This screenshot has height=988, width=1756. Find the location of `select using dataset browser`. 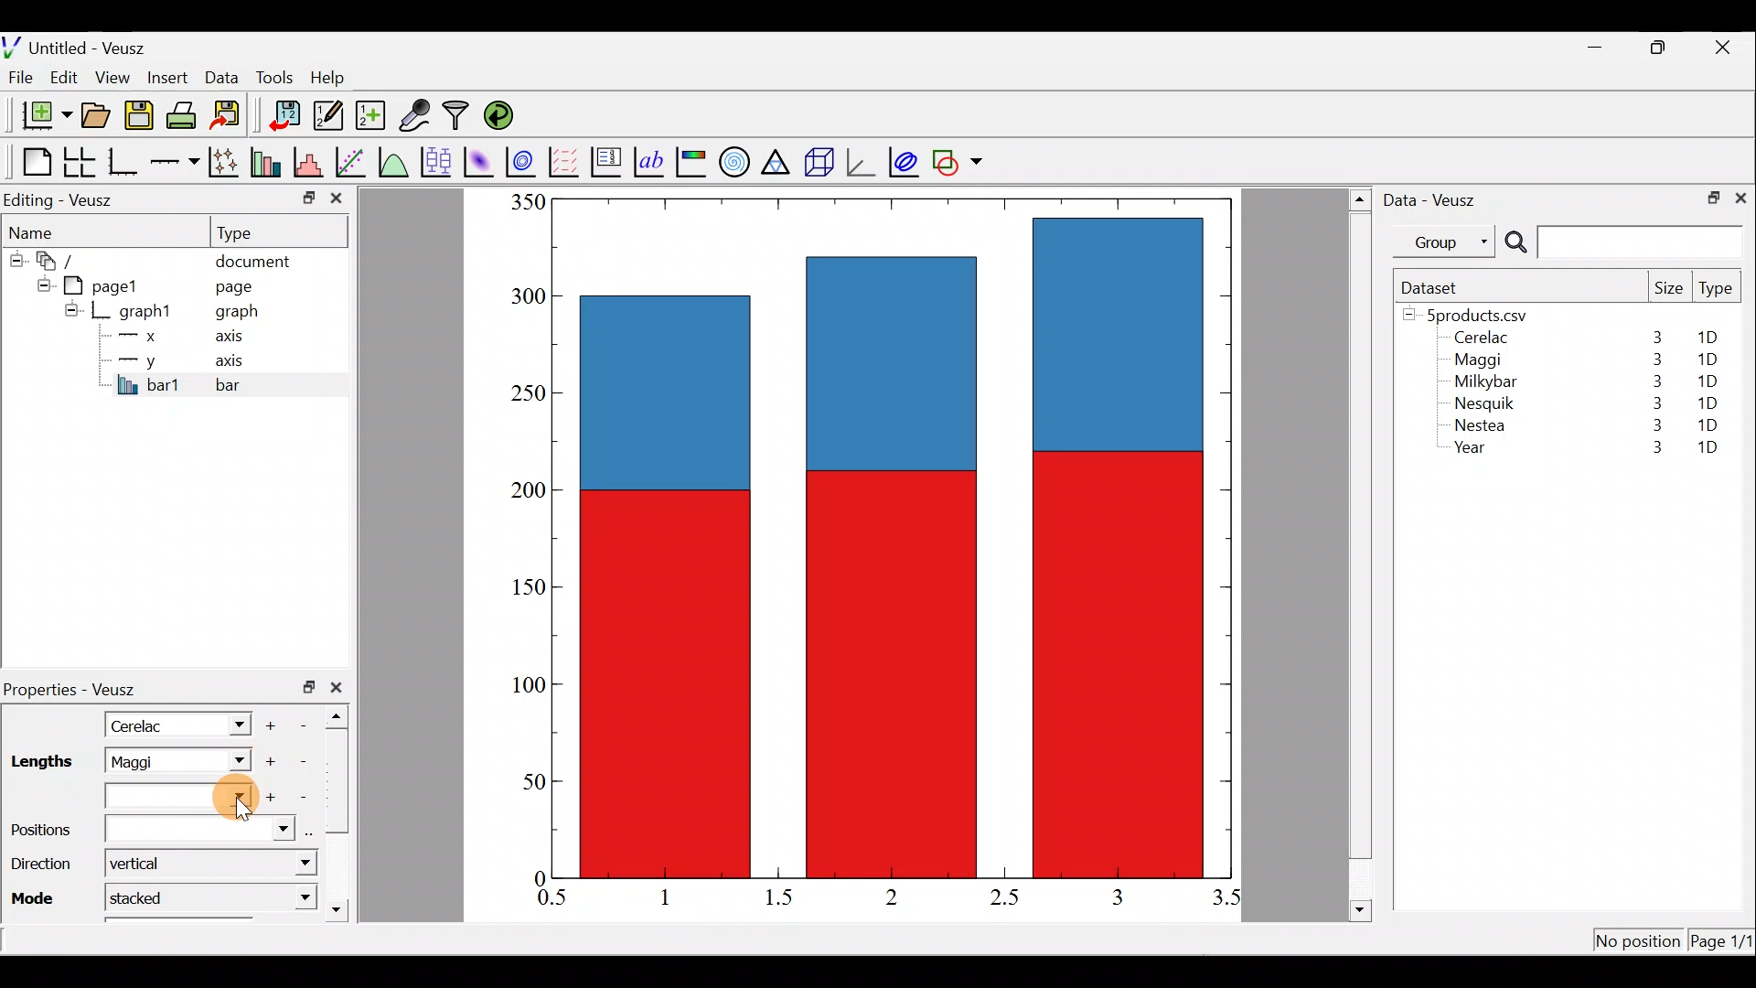

select using dataset browser is located at coordinates (314, 831).